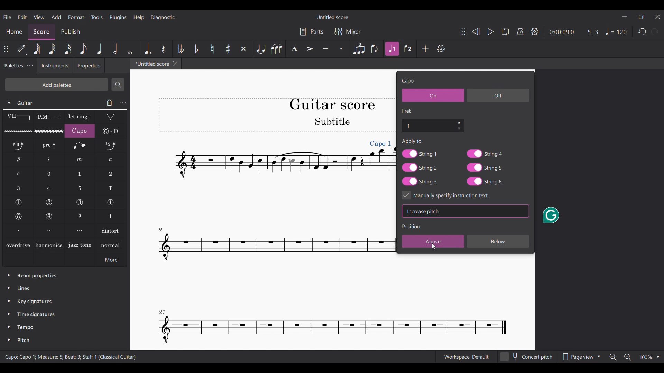 This screenshot has height=373, width=664. Describe the element at coordinates (527, 356) in the screenshot. I see `Concert pitch toggle` at that location.